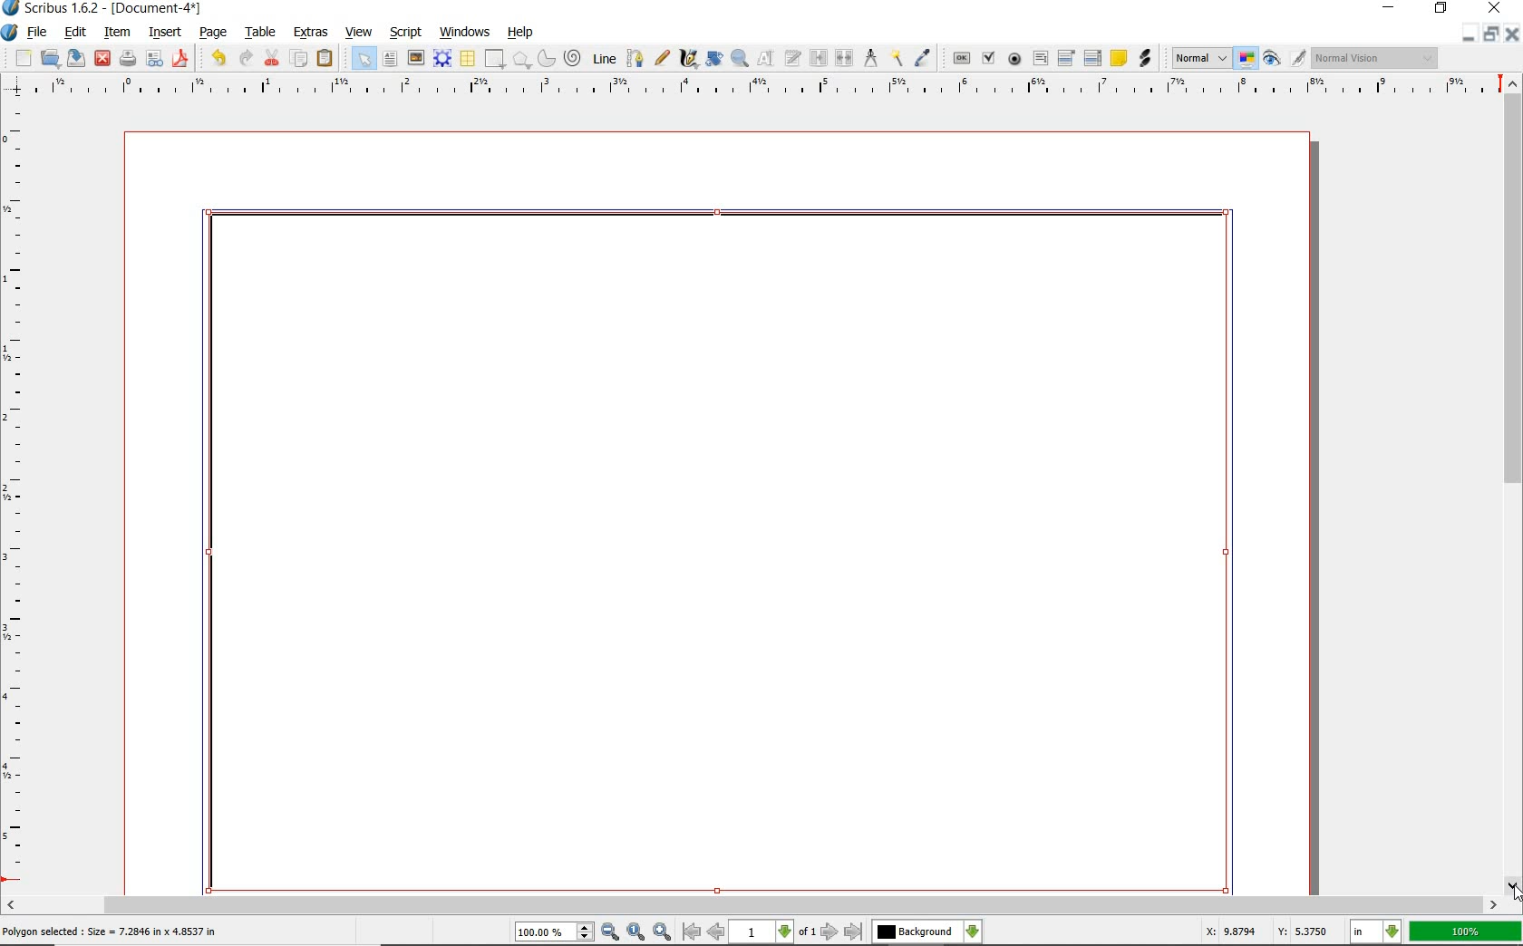 The image size is (1523, 946). I want to click on scrollbar, so click(752, 904).